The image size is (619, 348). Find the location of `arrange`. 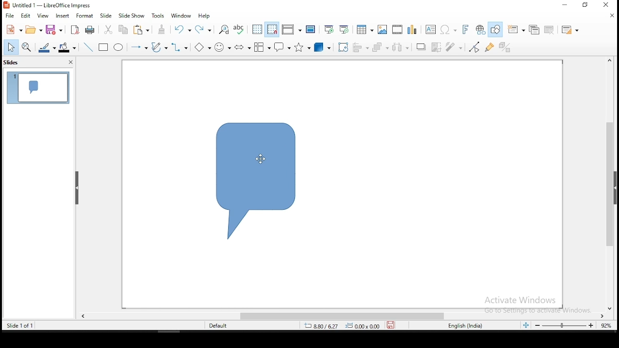

arrange is located at coordinates (379, 46).